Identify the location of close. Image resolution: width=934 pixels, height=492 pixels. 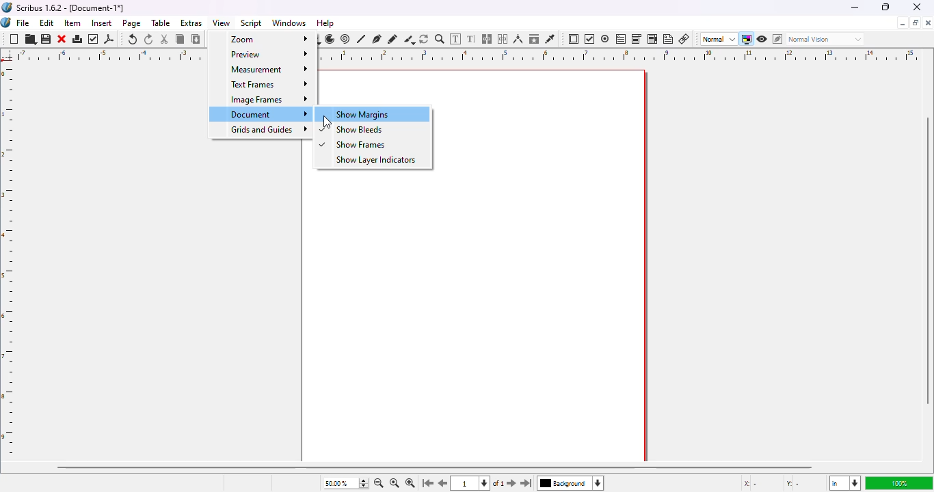
(918, 7).